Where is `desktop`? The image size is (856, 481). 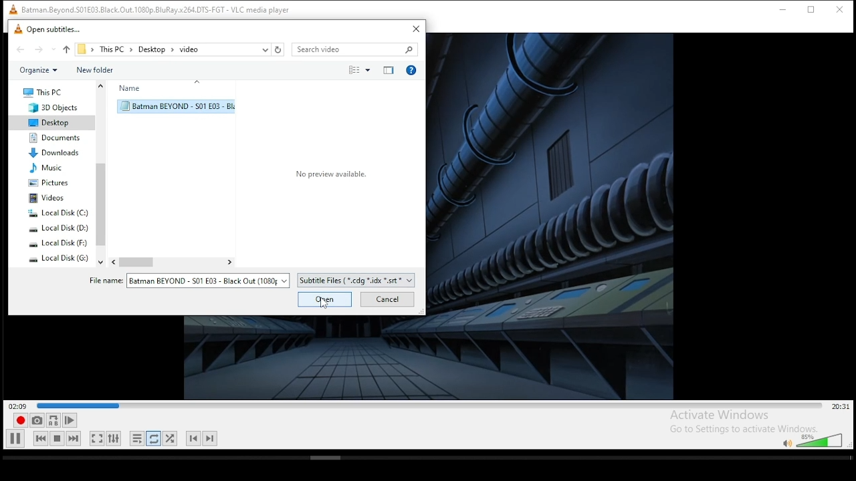
desktop is located at coordinates (56, 122).